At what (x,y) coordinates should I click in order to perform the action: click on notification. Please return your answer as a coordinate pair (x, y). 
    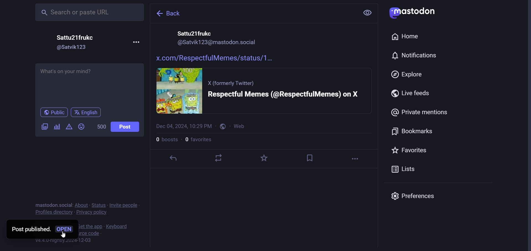
    Looking at the image, I should click on (415, 56).